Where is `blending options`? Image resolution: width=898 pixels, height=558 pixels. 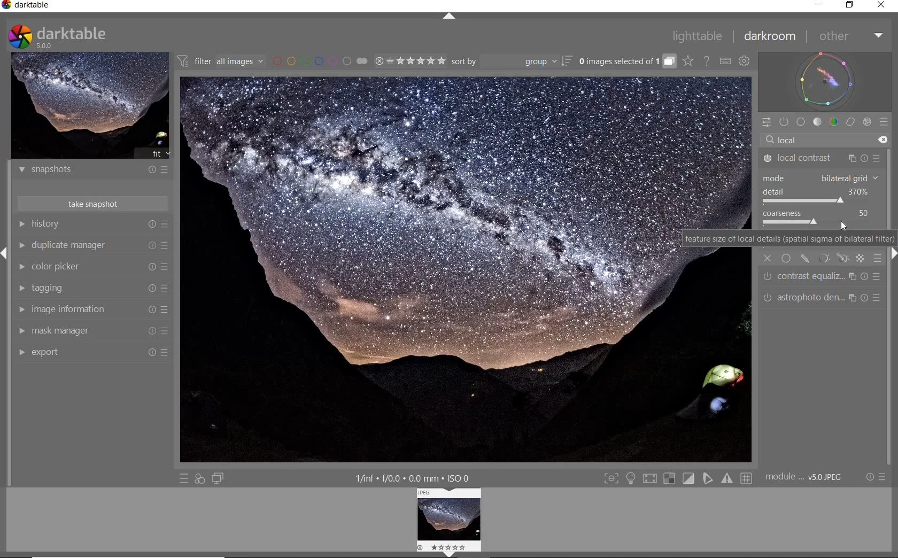 blending options is located at coordinates (878, 258).